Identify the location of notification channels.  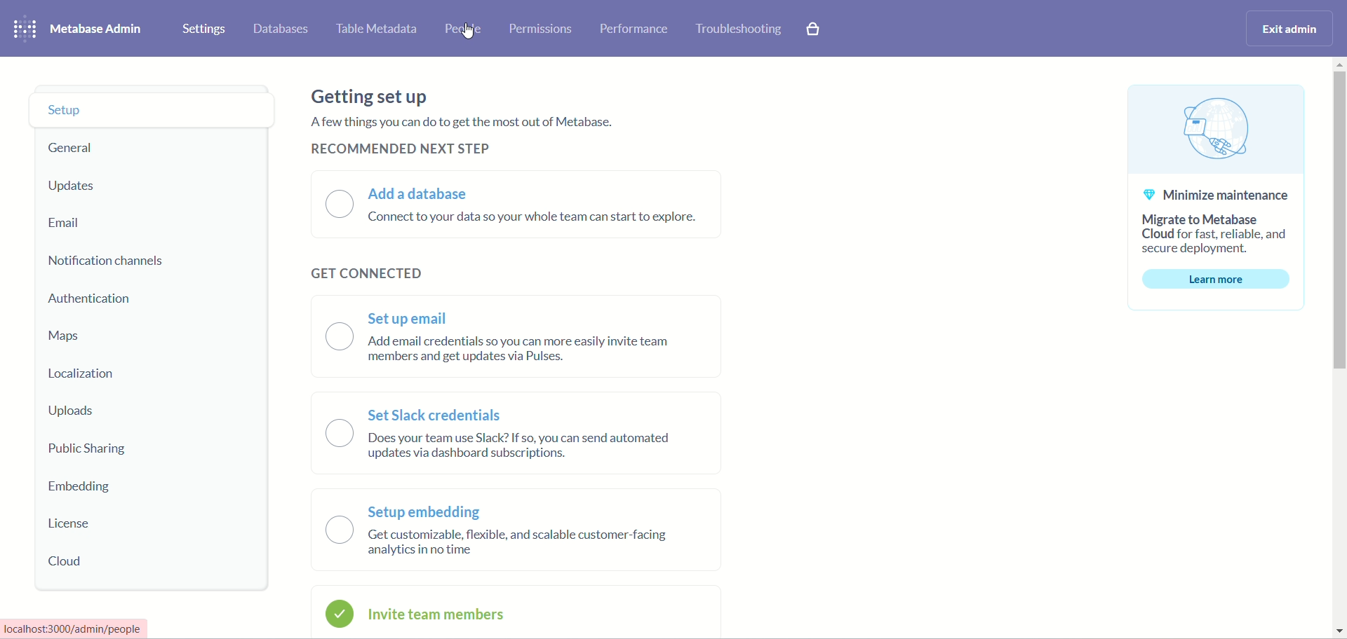
(109, 261).